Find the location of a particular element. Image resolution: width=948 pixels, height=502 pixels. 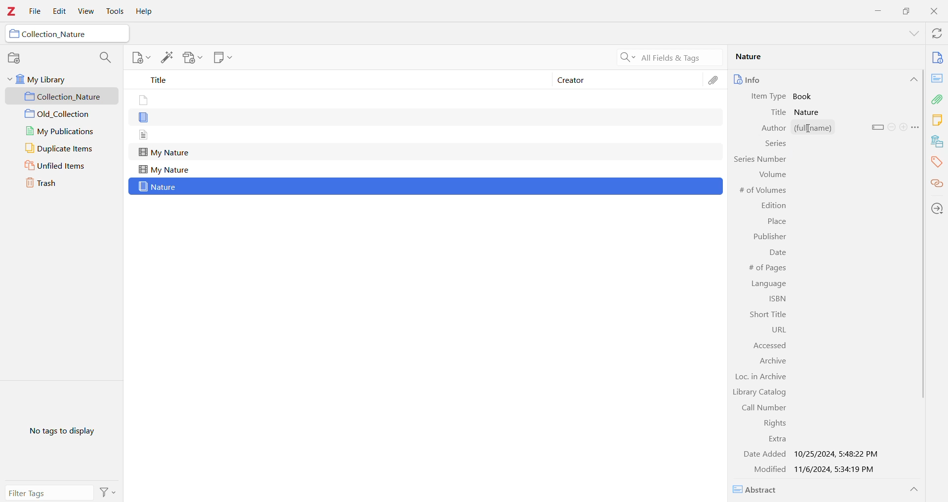

Nature is located at coordinates (159, 187).